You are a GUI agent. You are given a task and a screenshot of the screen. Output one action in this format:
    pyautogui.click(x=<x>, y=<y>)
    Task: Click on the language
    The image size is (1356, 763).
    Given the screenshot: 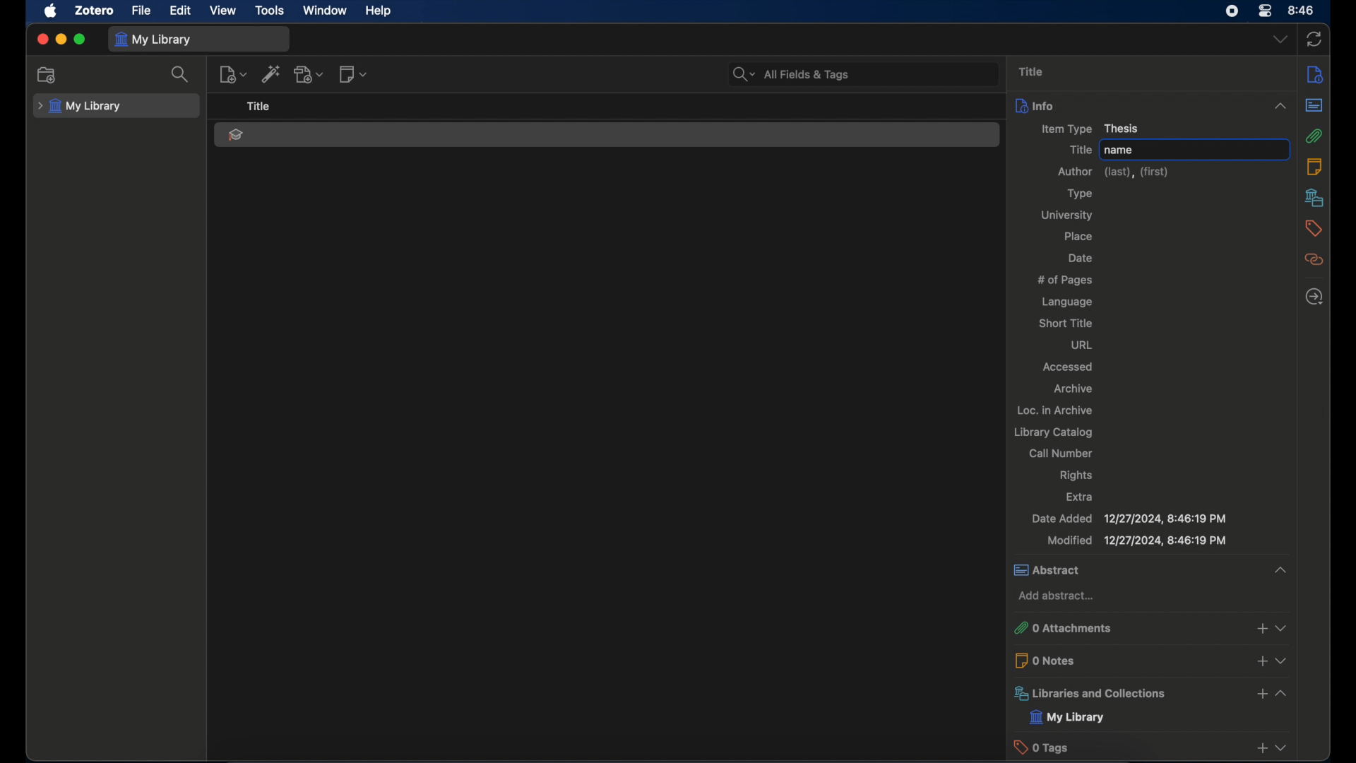 What is the action you would take?
    pyautogui.click(x=1067, y=302)
    